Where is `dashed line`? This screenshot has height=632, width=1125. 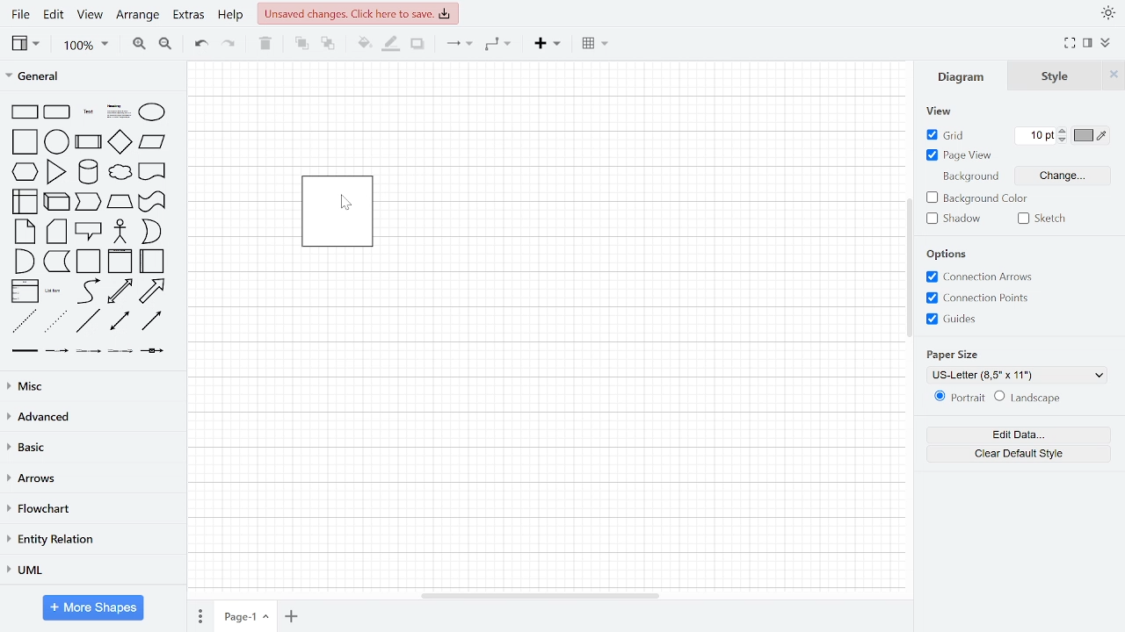 dashed line is located at coordinates (20, 321).